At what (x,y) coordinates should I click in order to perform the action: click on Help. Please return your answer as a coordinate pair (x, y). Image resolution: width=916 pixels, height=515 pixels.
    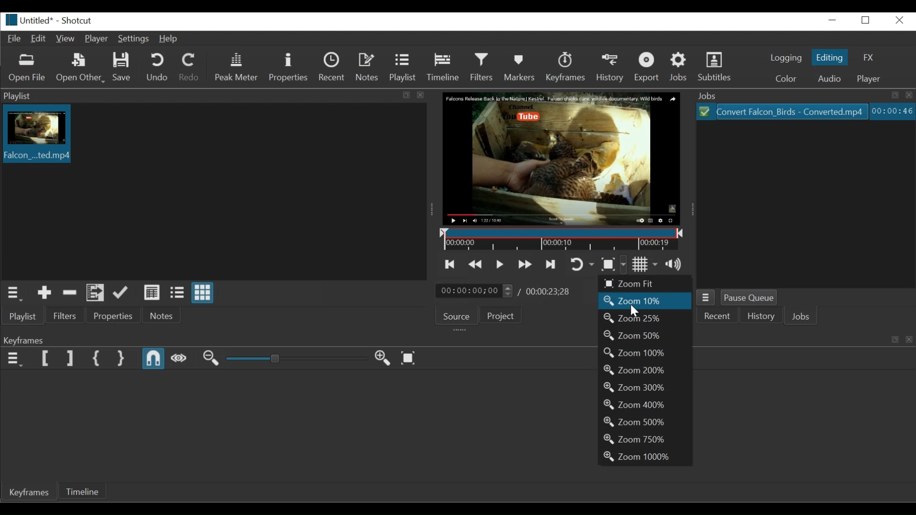
    Looking at the image, I should click on (170, 39).